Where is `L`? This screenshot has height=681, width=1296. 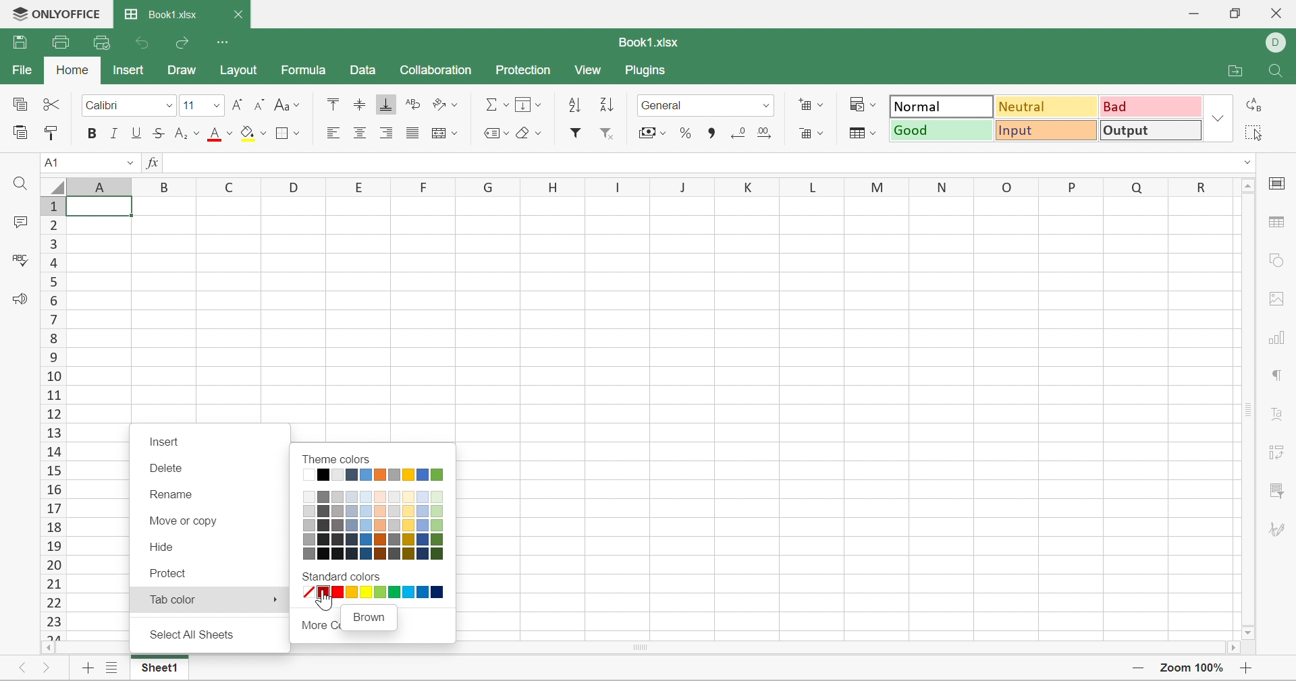
L is located at coordinates (803, 186).